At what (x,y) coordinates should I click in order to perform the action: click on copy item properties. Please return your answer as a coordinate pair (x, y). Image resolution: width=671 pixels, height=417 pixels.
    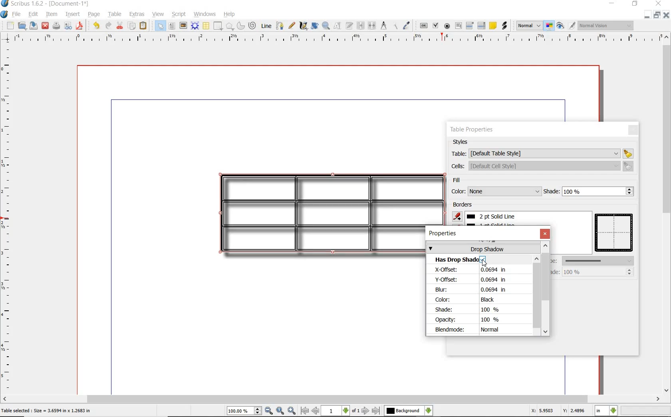
    Looking at the image, I should click on (397, 26).